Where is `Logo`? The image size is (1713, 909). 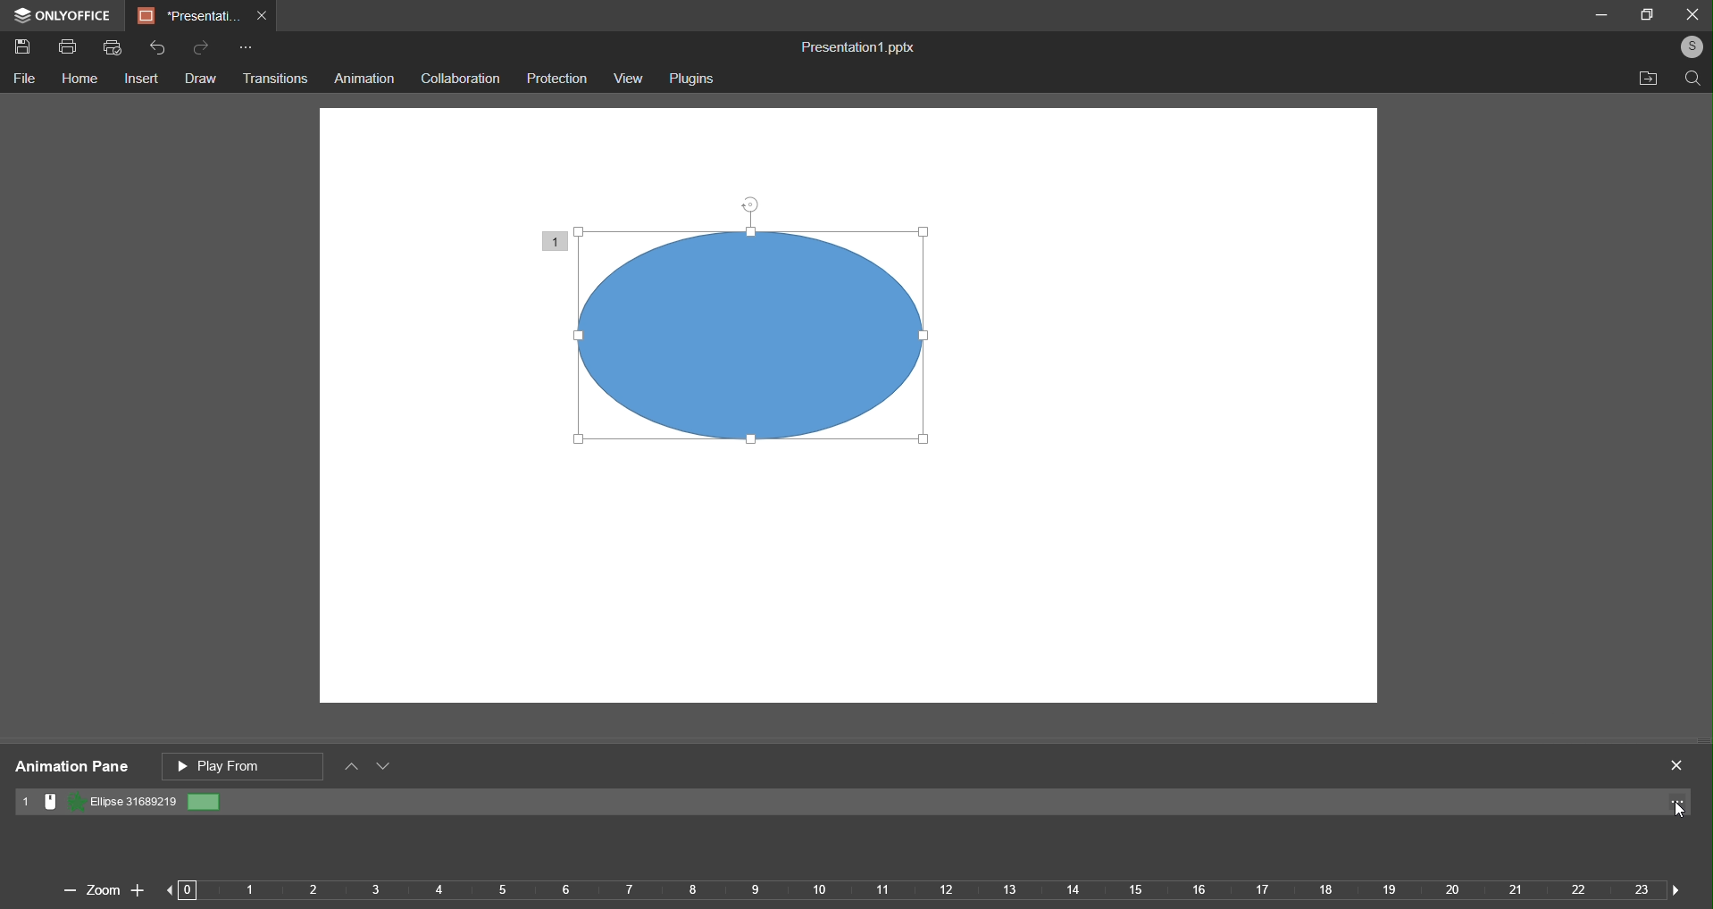 Logo is located at coordinates (63, 15).